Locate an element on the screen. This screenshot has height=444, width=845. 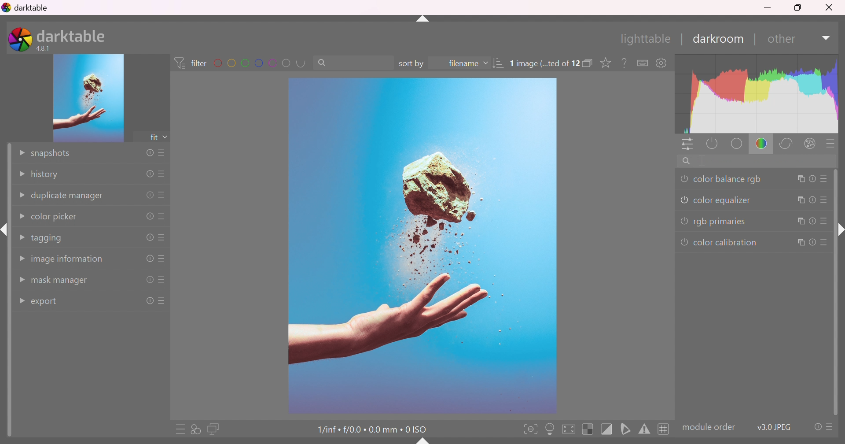
duplicate manager is located at coordinates (70, 196).